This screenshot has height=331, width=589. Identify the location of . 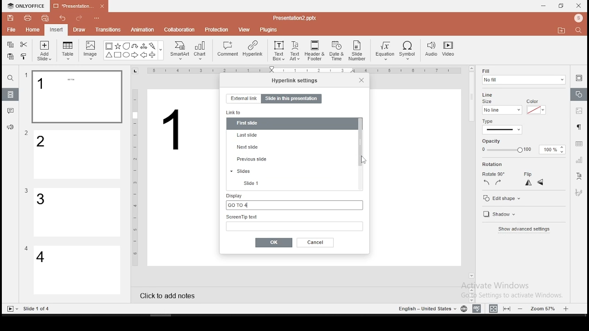
(294, 17).